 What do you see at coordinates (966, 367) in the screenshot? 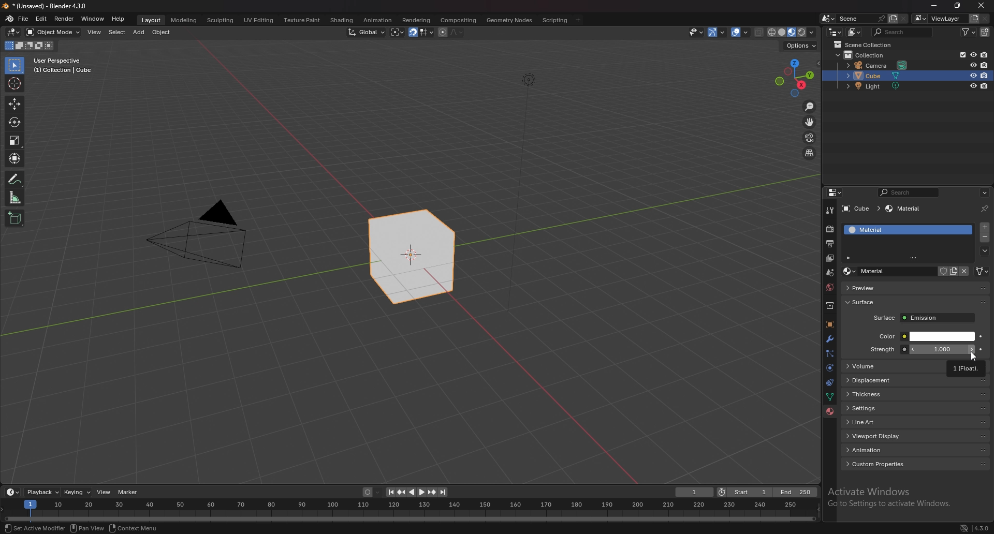
I see `tooltip` at bounding box center [966, 367].